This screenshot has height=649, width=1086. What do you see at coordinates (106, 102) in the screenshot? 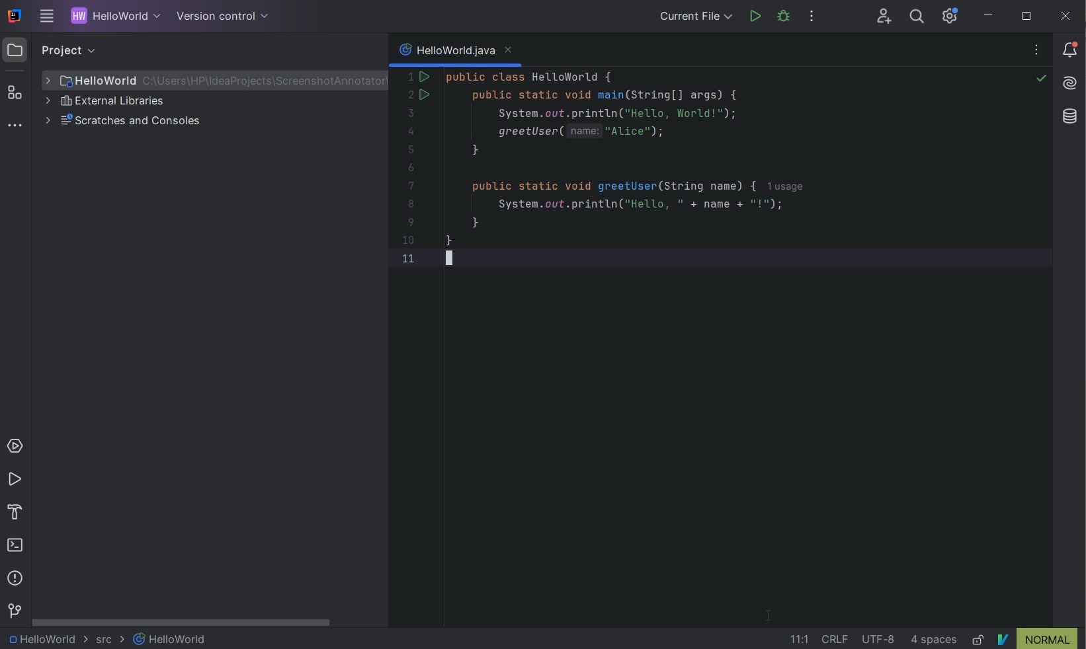
I see `EXTERNAL LIBRARIES` at bounding box center [106, 102].